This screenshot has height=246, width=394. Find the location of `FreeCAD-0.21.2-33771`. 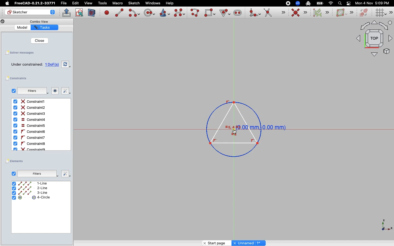

FreeCAD-0.21.2-33771 is located at coordinates (35, 3).